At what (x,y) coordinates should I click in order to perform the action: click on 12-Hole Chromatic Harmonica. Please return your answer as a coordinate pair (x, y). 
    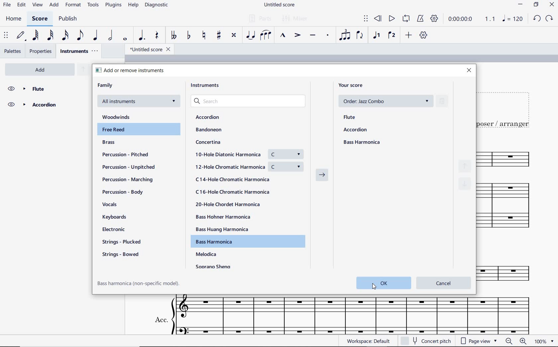
    Looking at the image, I should click on (249, 167).